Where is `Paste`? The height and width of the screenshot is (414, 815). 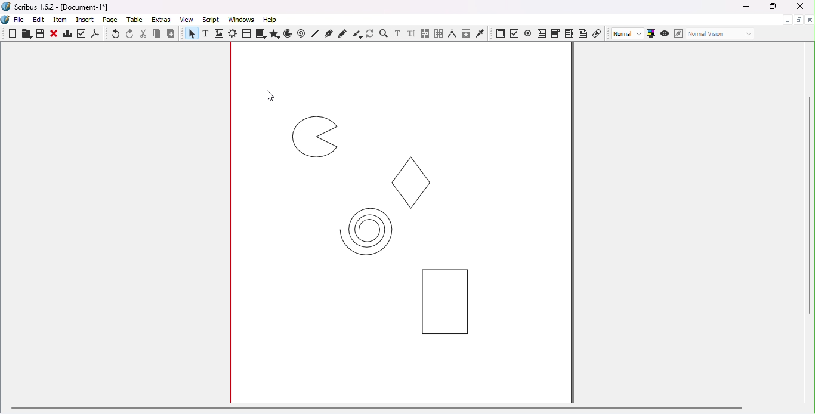 Paste is located at coordinates (171, 34).